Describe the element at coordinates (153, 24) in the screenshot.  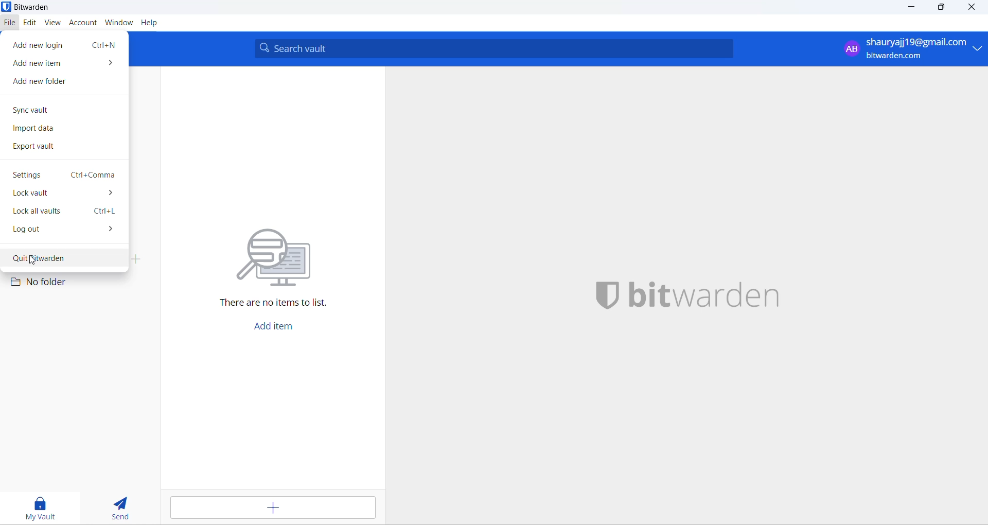
I see `help` at that location.